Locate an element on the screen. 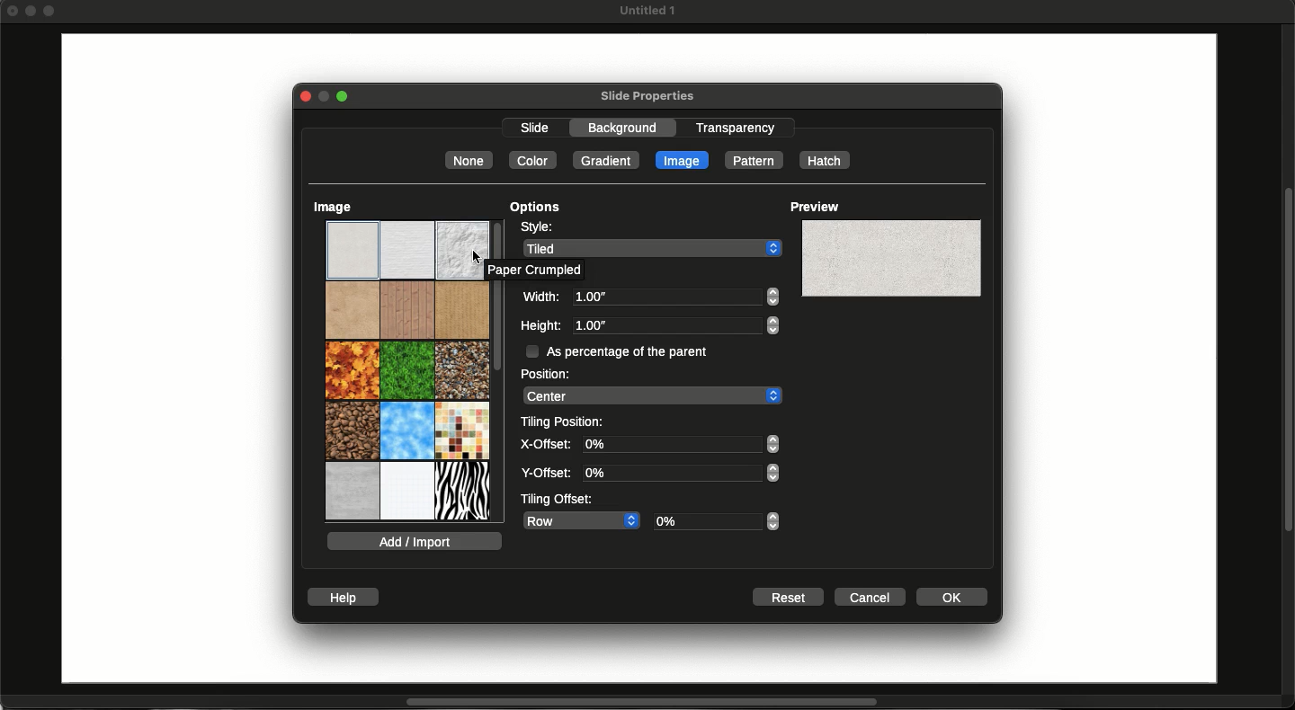  Help is located at coordinates (345, 598).